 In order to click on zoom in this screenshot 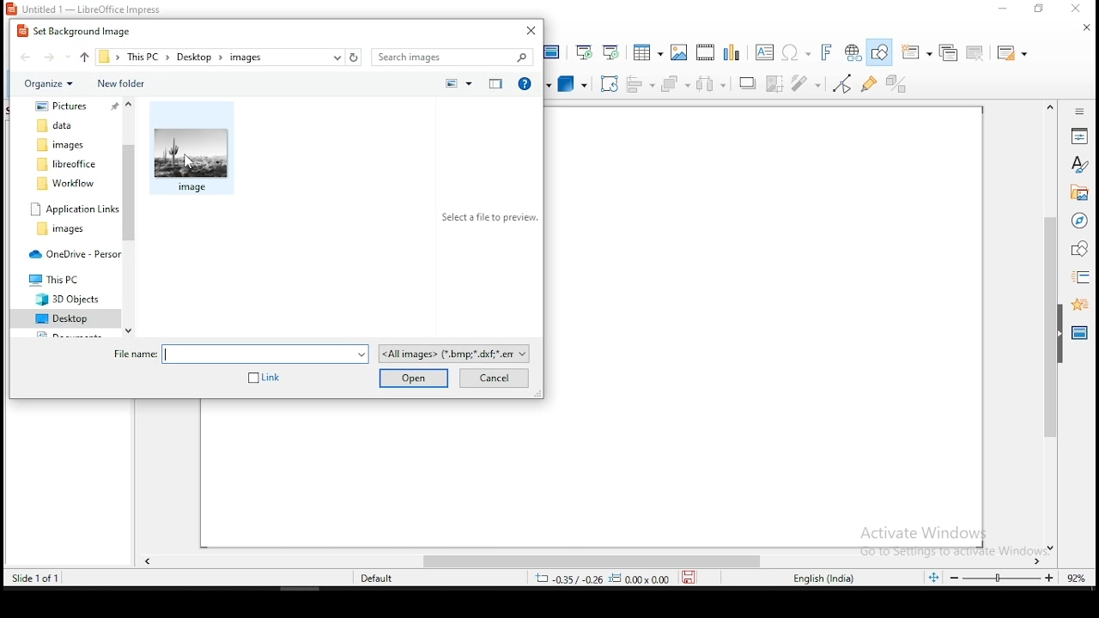, I will do `click(1003, 579)`.